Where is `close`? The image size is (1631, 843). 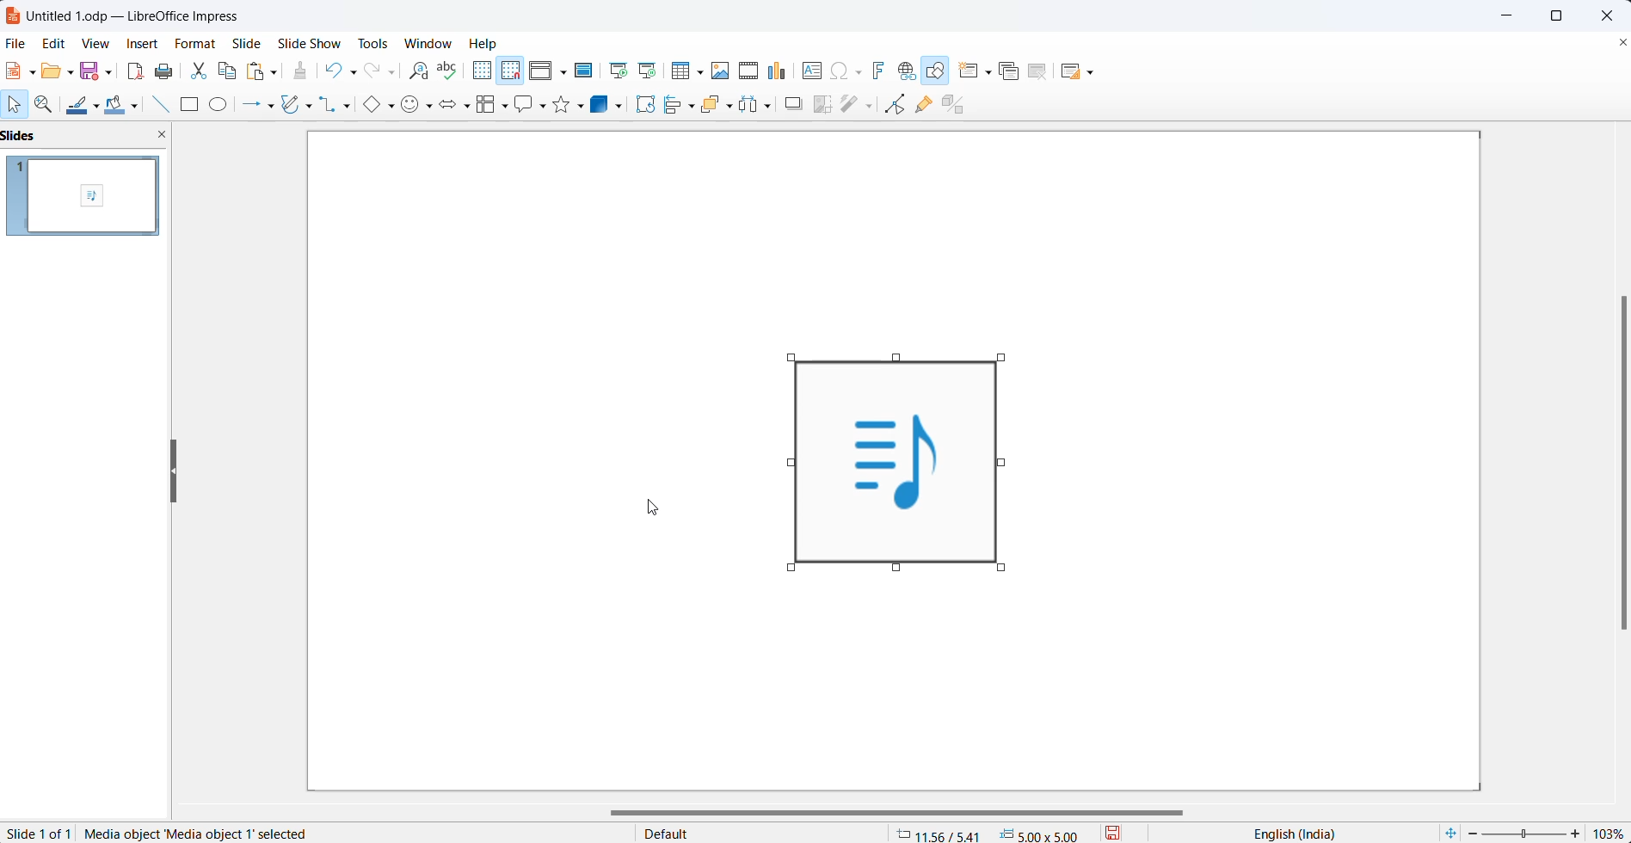 close is located at coordinates (1606, 15).